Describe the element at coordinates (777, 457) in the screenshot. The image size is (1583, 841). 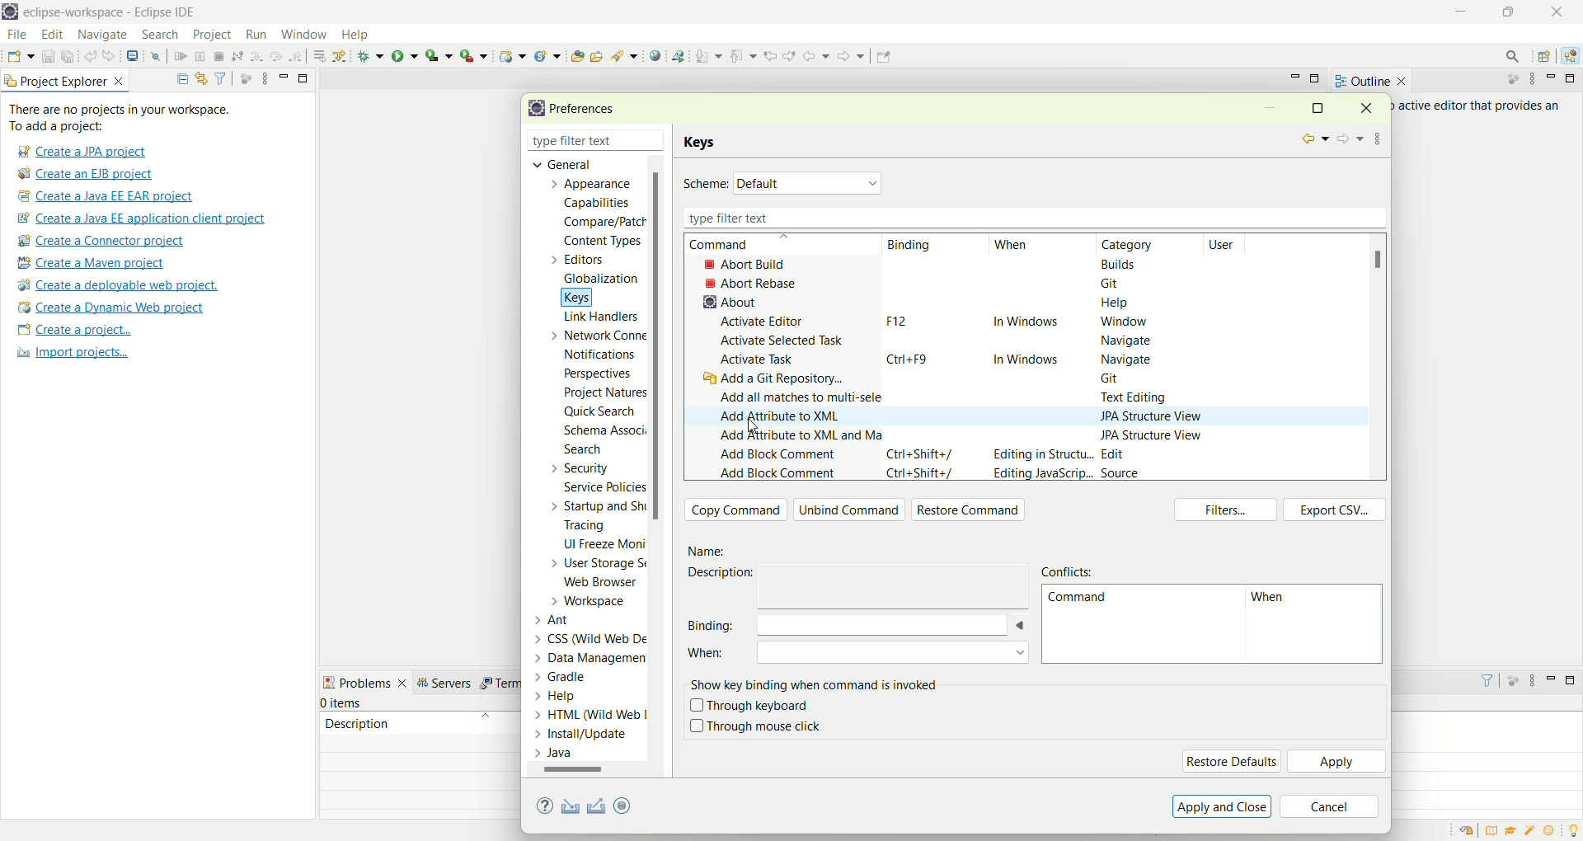
I see `add block comment` at that location.